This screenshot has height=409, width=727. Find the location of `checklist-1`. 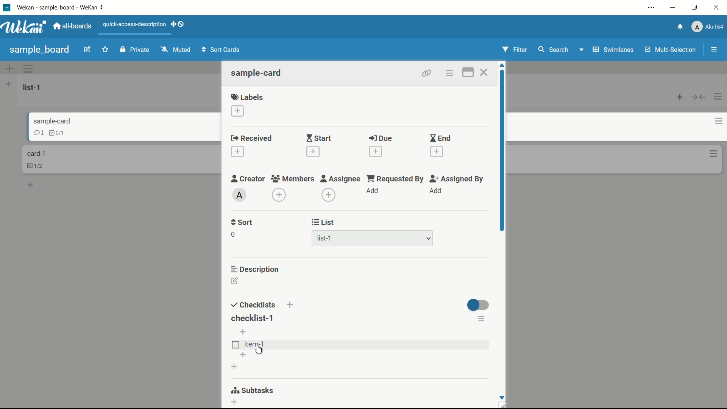

checklist-1 is located at coordinates (253, 318).